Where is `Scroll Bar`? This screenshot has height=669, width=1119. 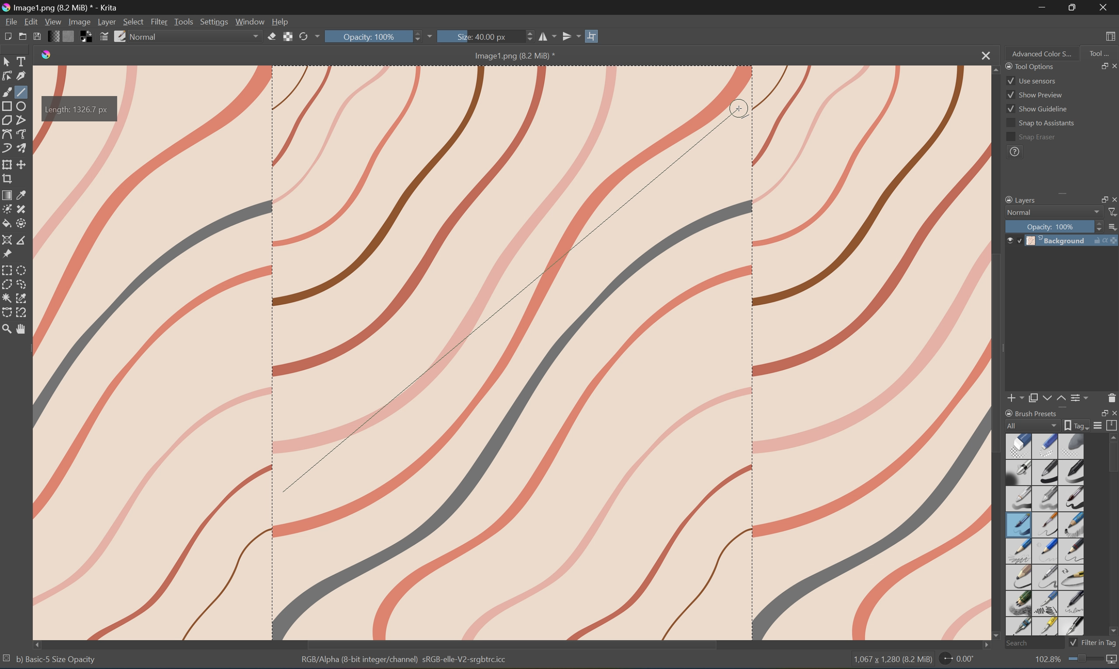
Scroll Bar is located at coordinates (1112, 459).